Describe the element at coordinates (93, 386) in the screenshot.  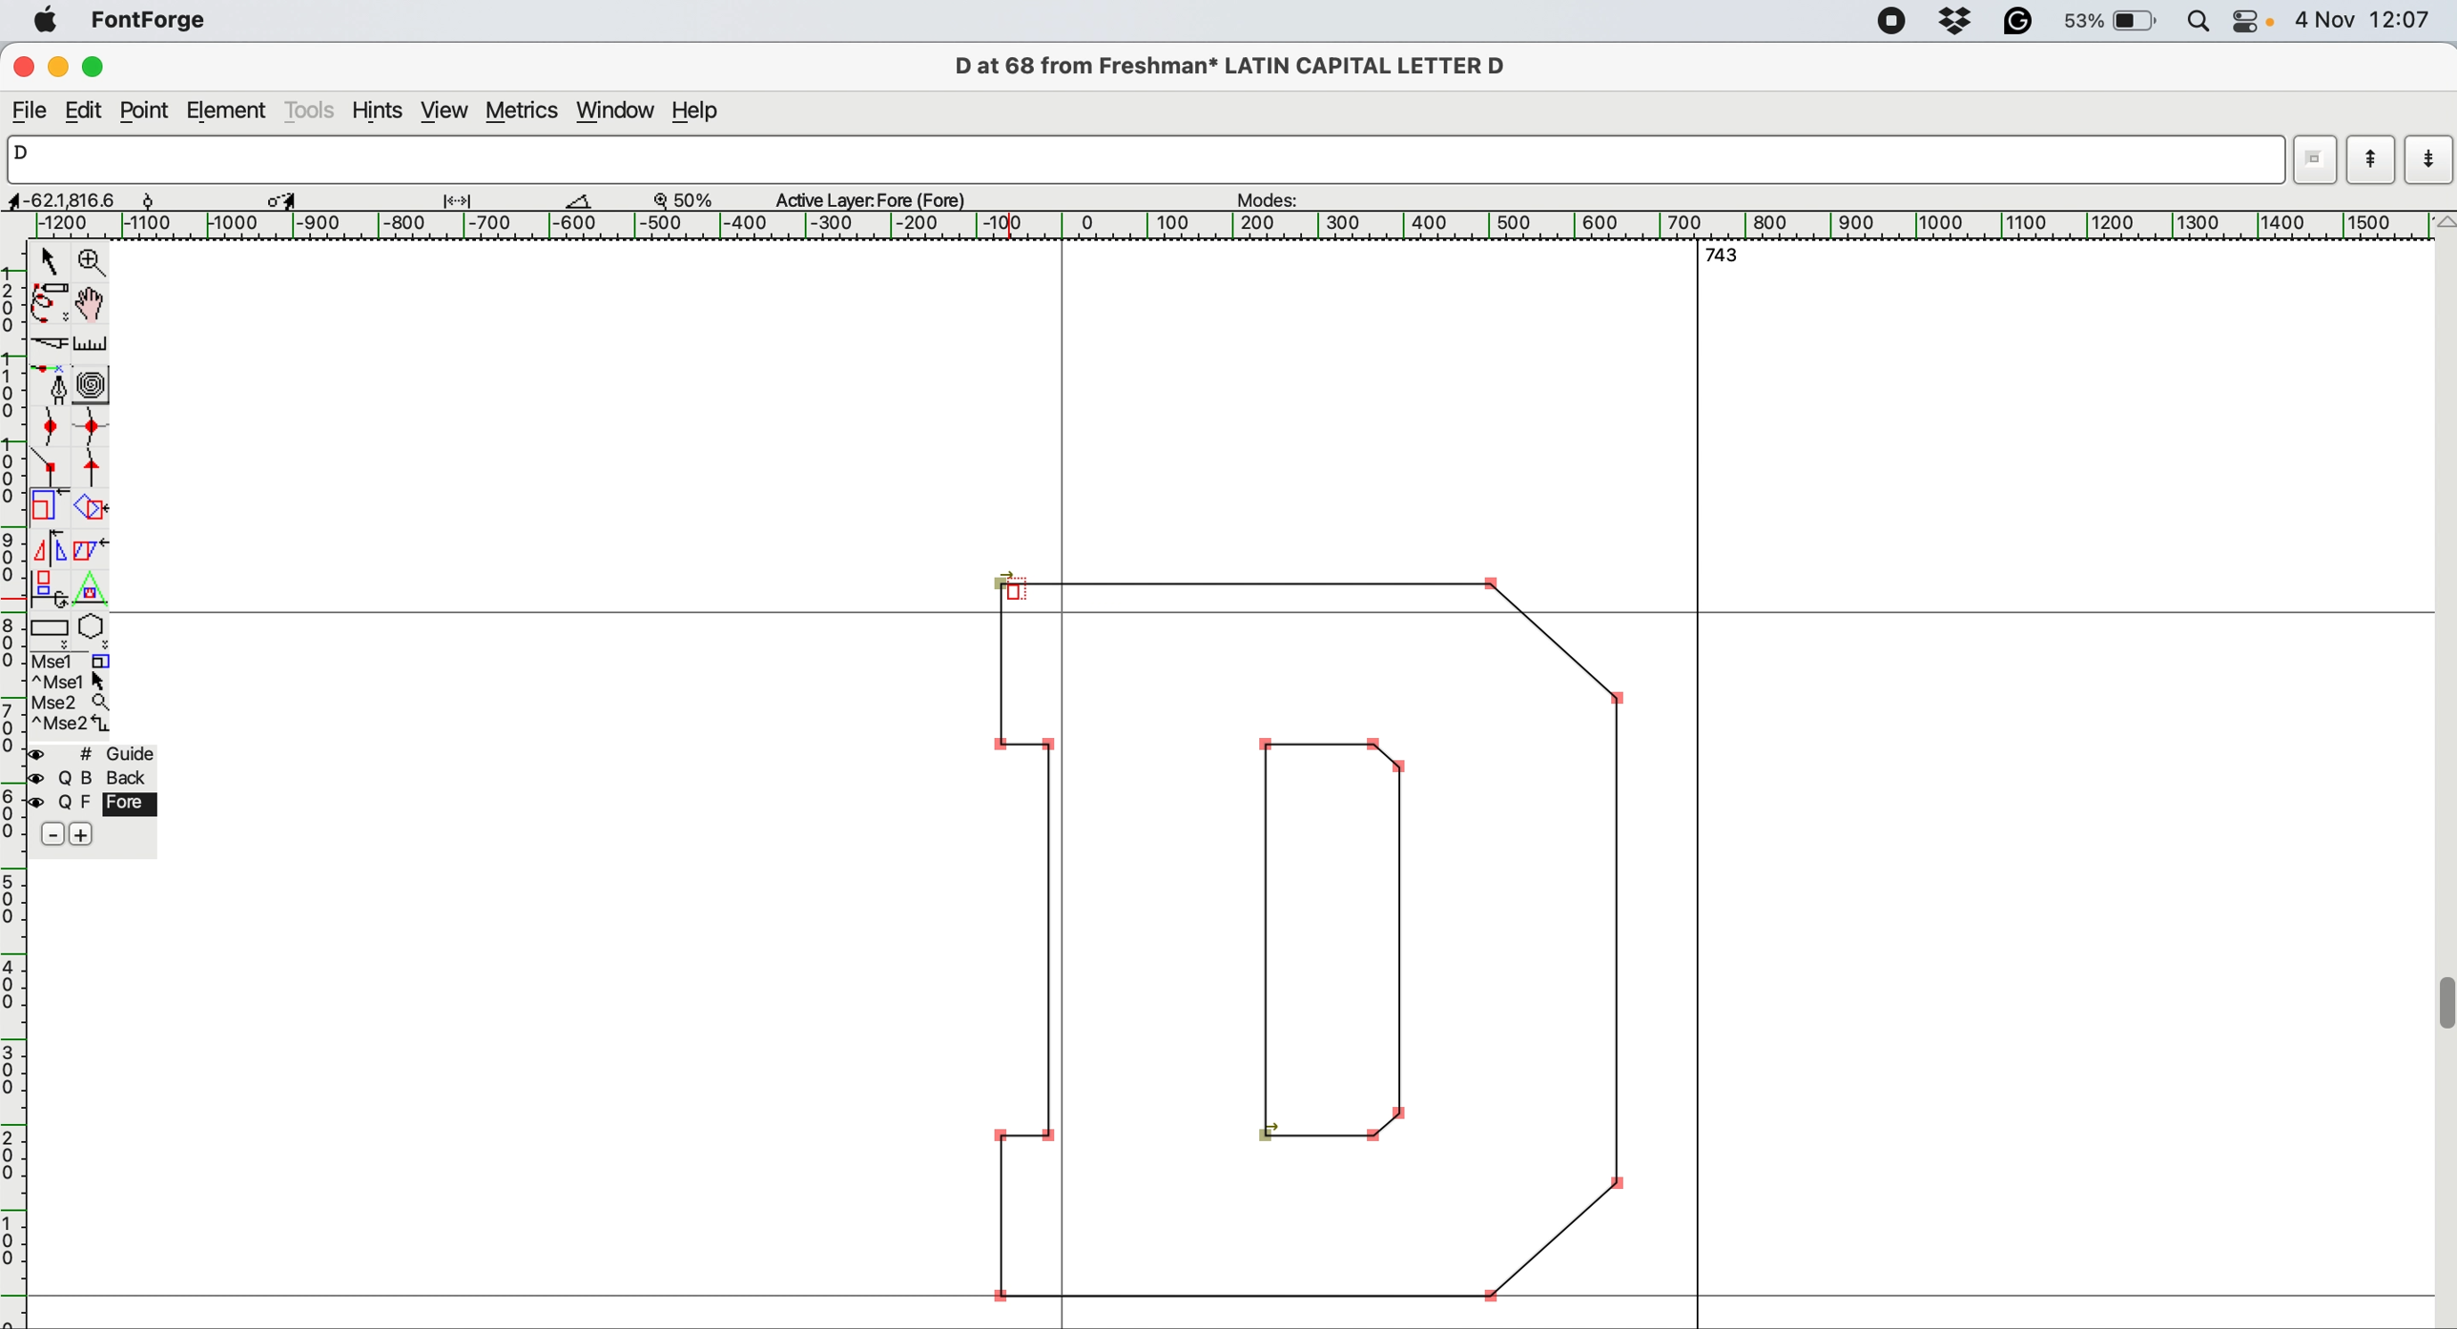
I see `change when spiro is active or not` at that location.